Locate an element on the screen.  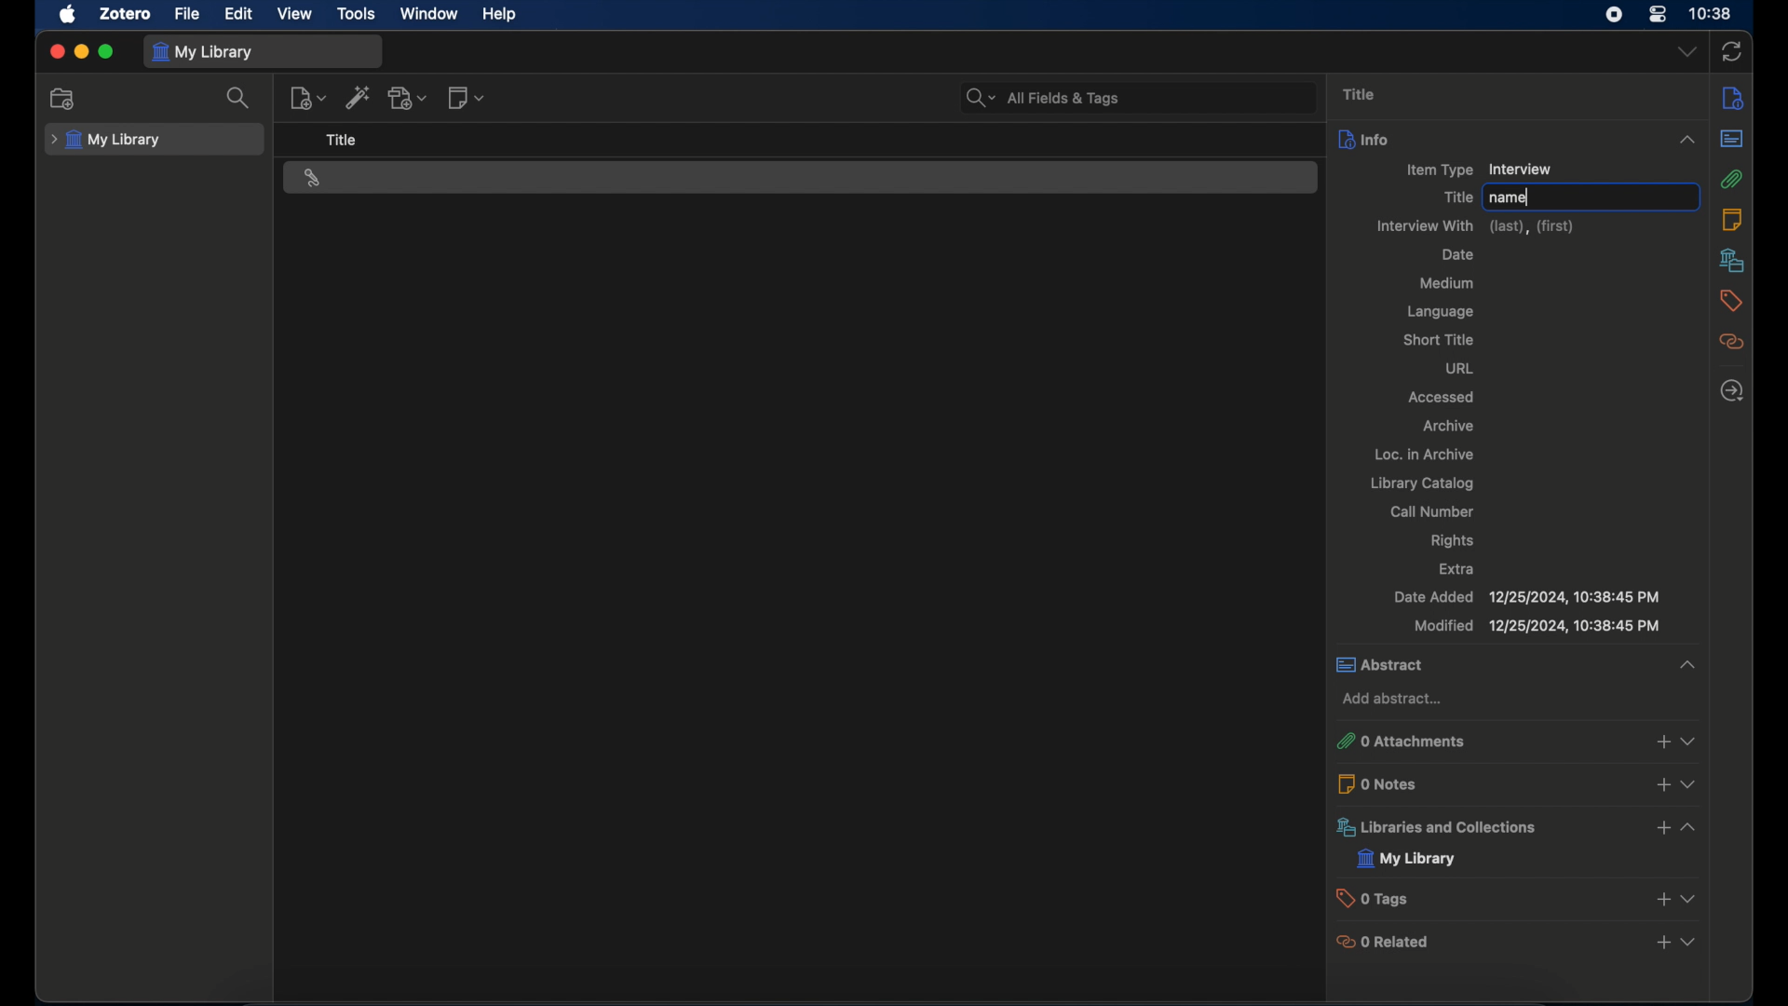
related is located at coordinates (1732, 342).